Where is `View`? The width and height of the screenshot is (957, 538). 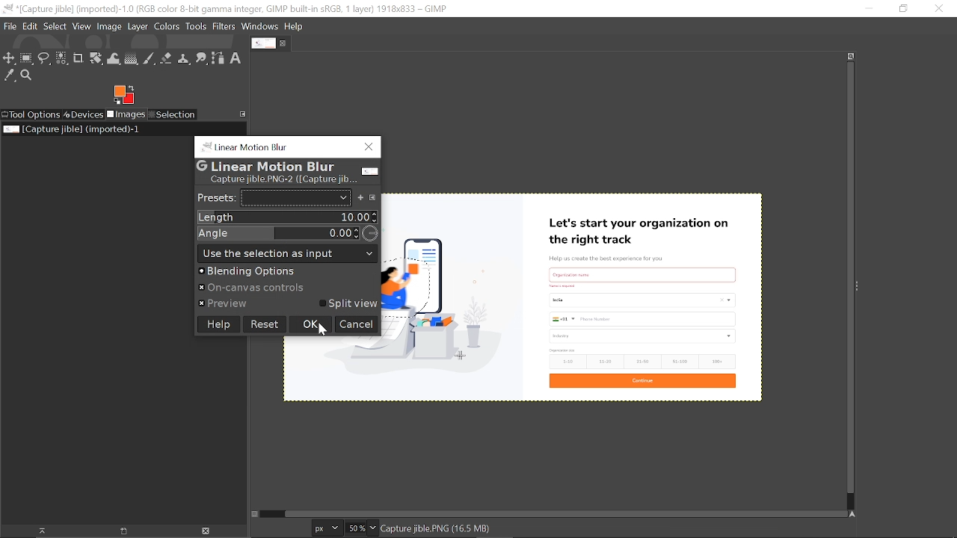 View is located at coordinates (82, 26).